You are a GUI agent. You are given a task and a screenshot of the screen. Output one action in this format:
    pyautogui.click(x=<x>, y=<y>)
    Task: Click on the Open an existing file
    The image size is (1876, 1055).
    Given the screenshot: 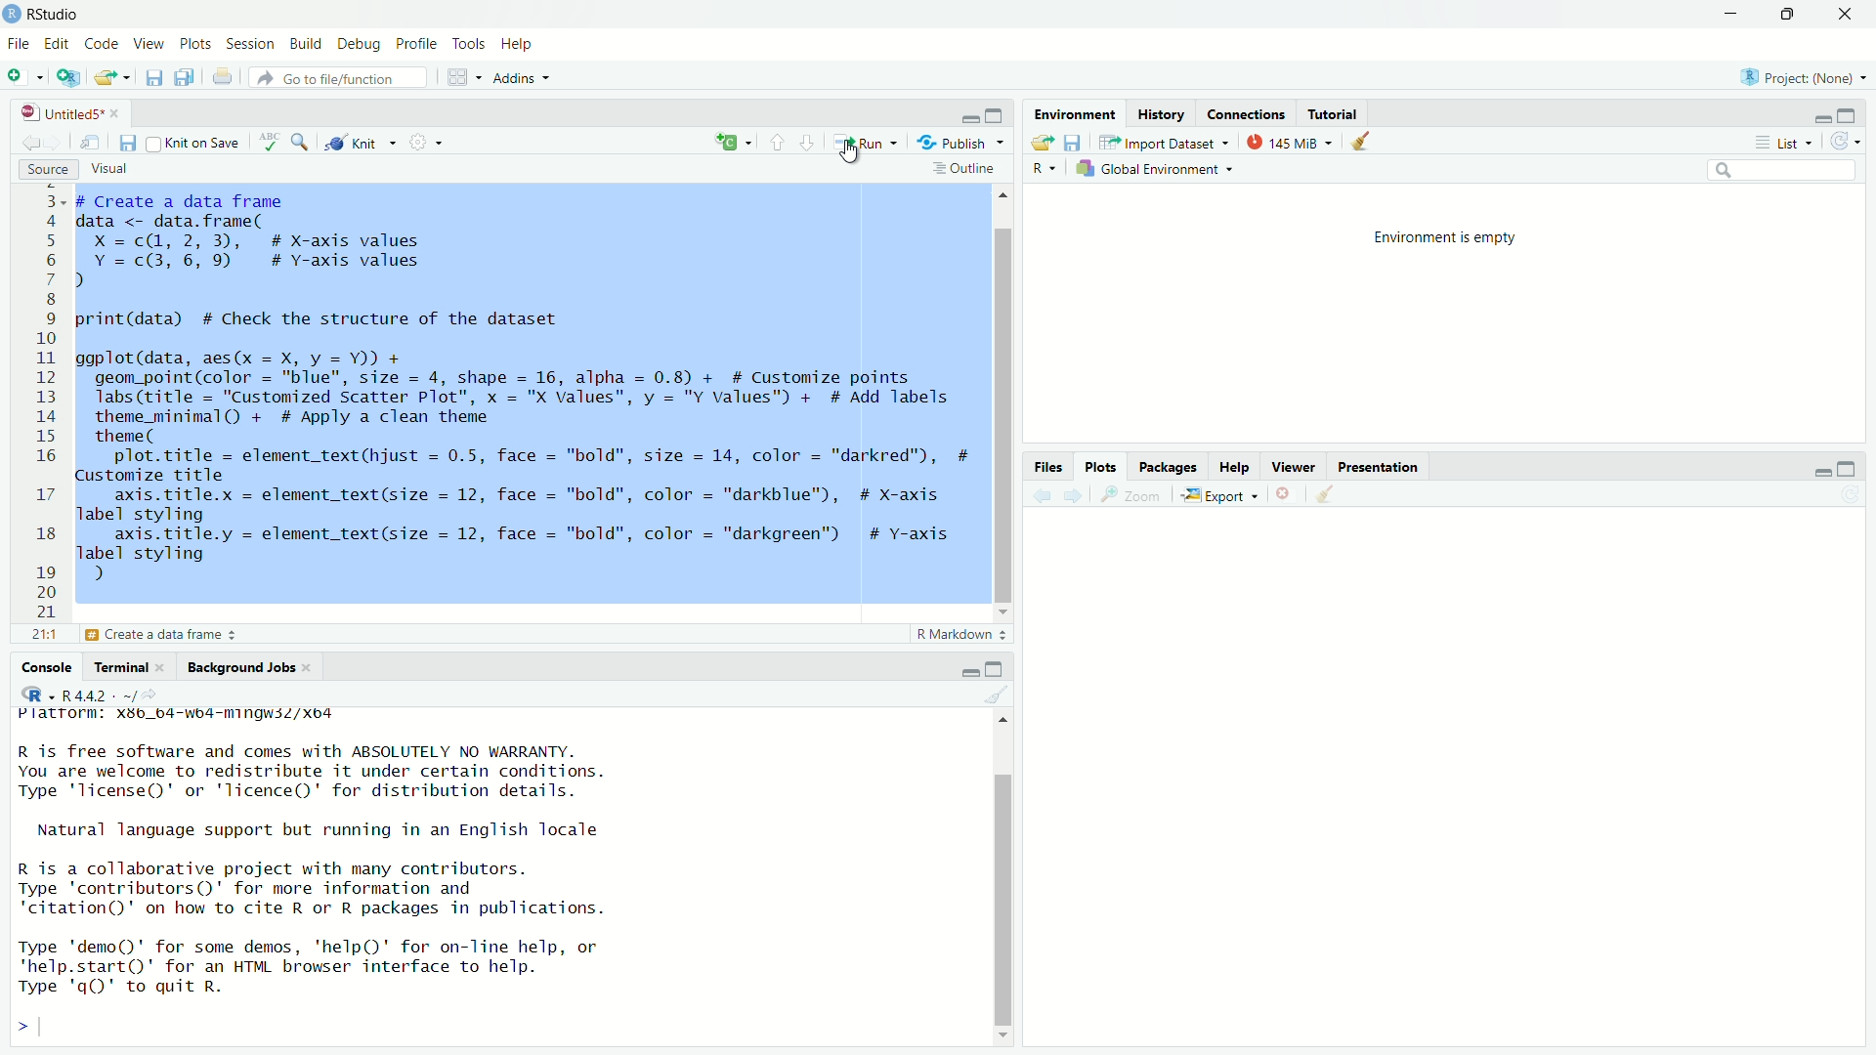 What is the action you would take?
    pyautogui.click(x=113, y=77)
    